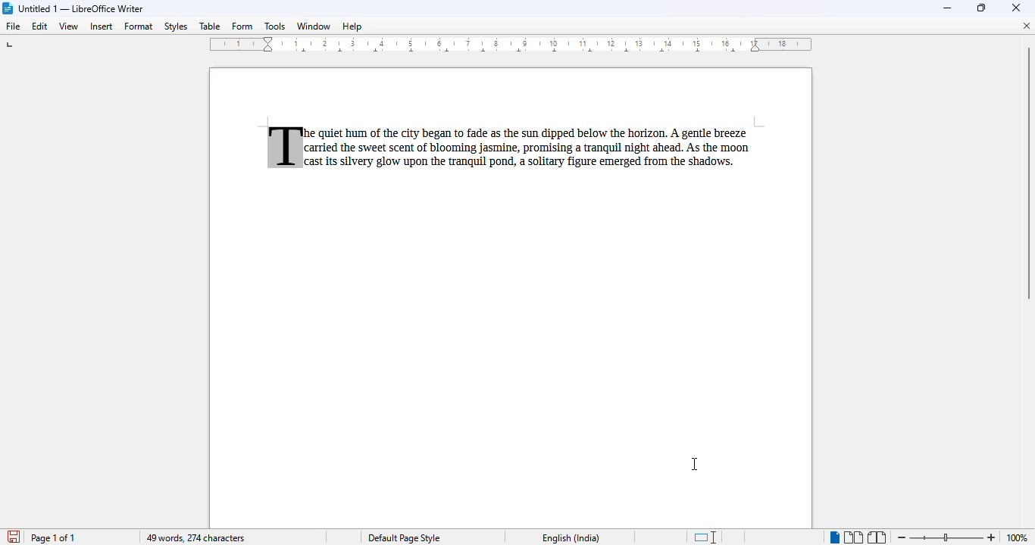  What do you see at coordinates (39, 26) in the screenshot?
I see `edit` at bounding box center [39, 26].